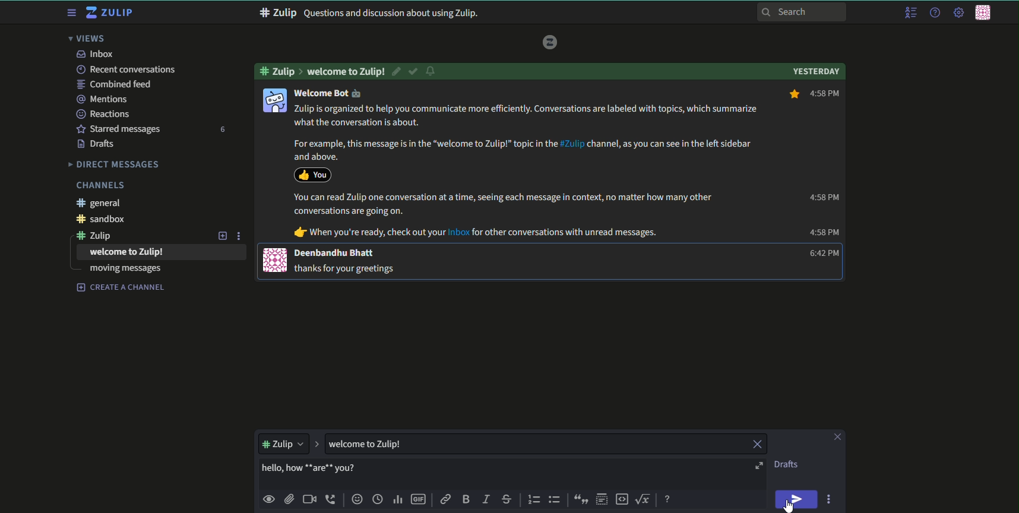 The image size is (1019, 513). What do you see at coordinates (121, 287) in the screenshot?
I see `create a channel` at bounding box center [121, 287].